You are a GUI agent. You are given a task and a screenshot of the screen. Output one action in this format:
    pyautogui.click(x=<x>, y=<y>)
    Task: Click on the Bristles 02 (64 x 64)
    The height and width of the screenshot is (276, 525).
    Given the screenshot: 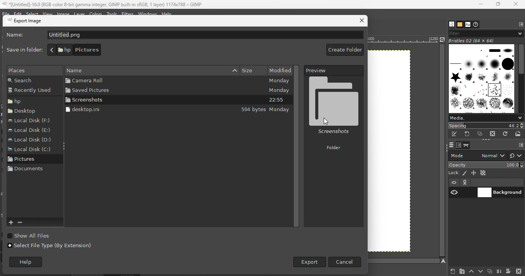 What is the action you would take?
    pyautogui.click(x=473, y=41)
    